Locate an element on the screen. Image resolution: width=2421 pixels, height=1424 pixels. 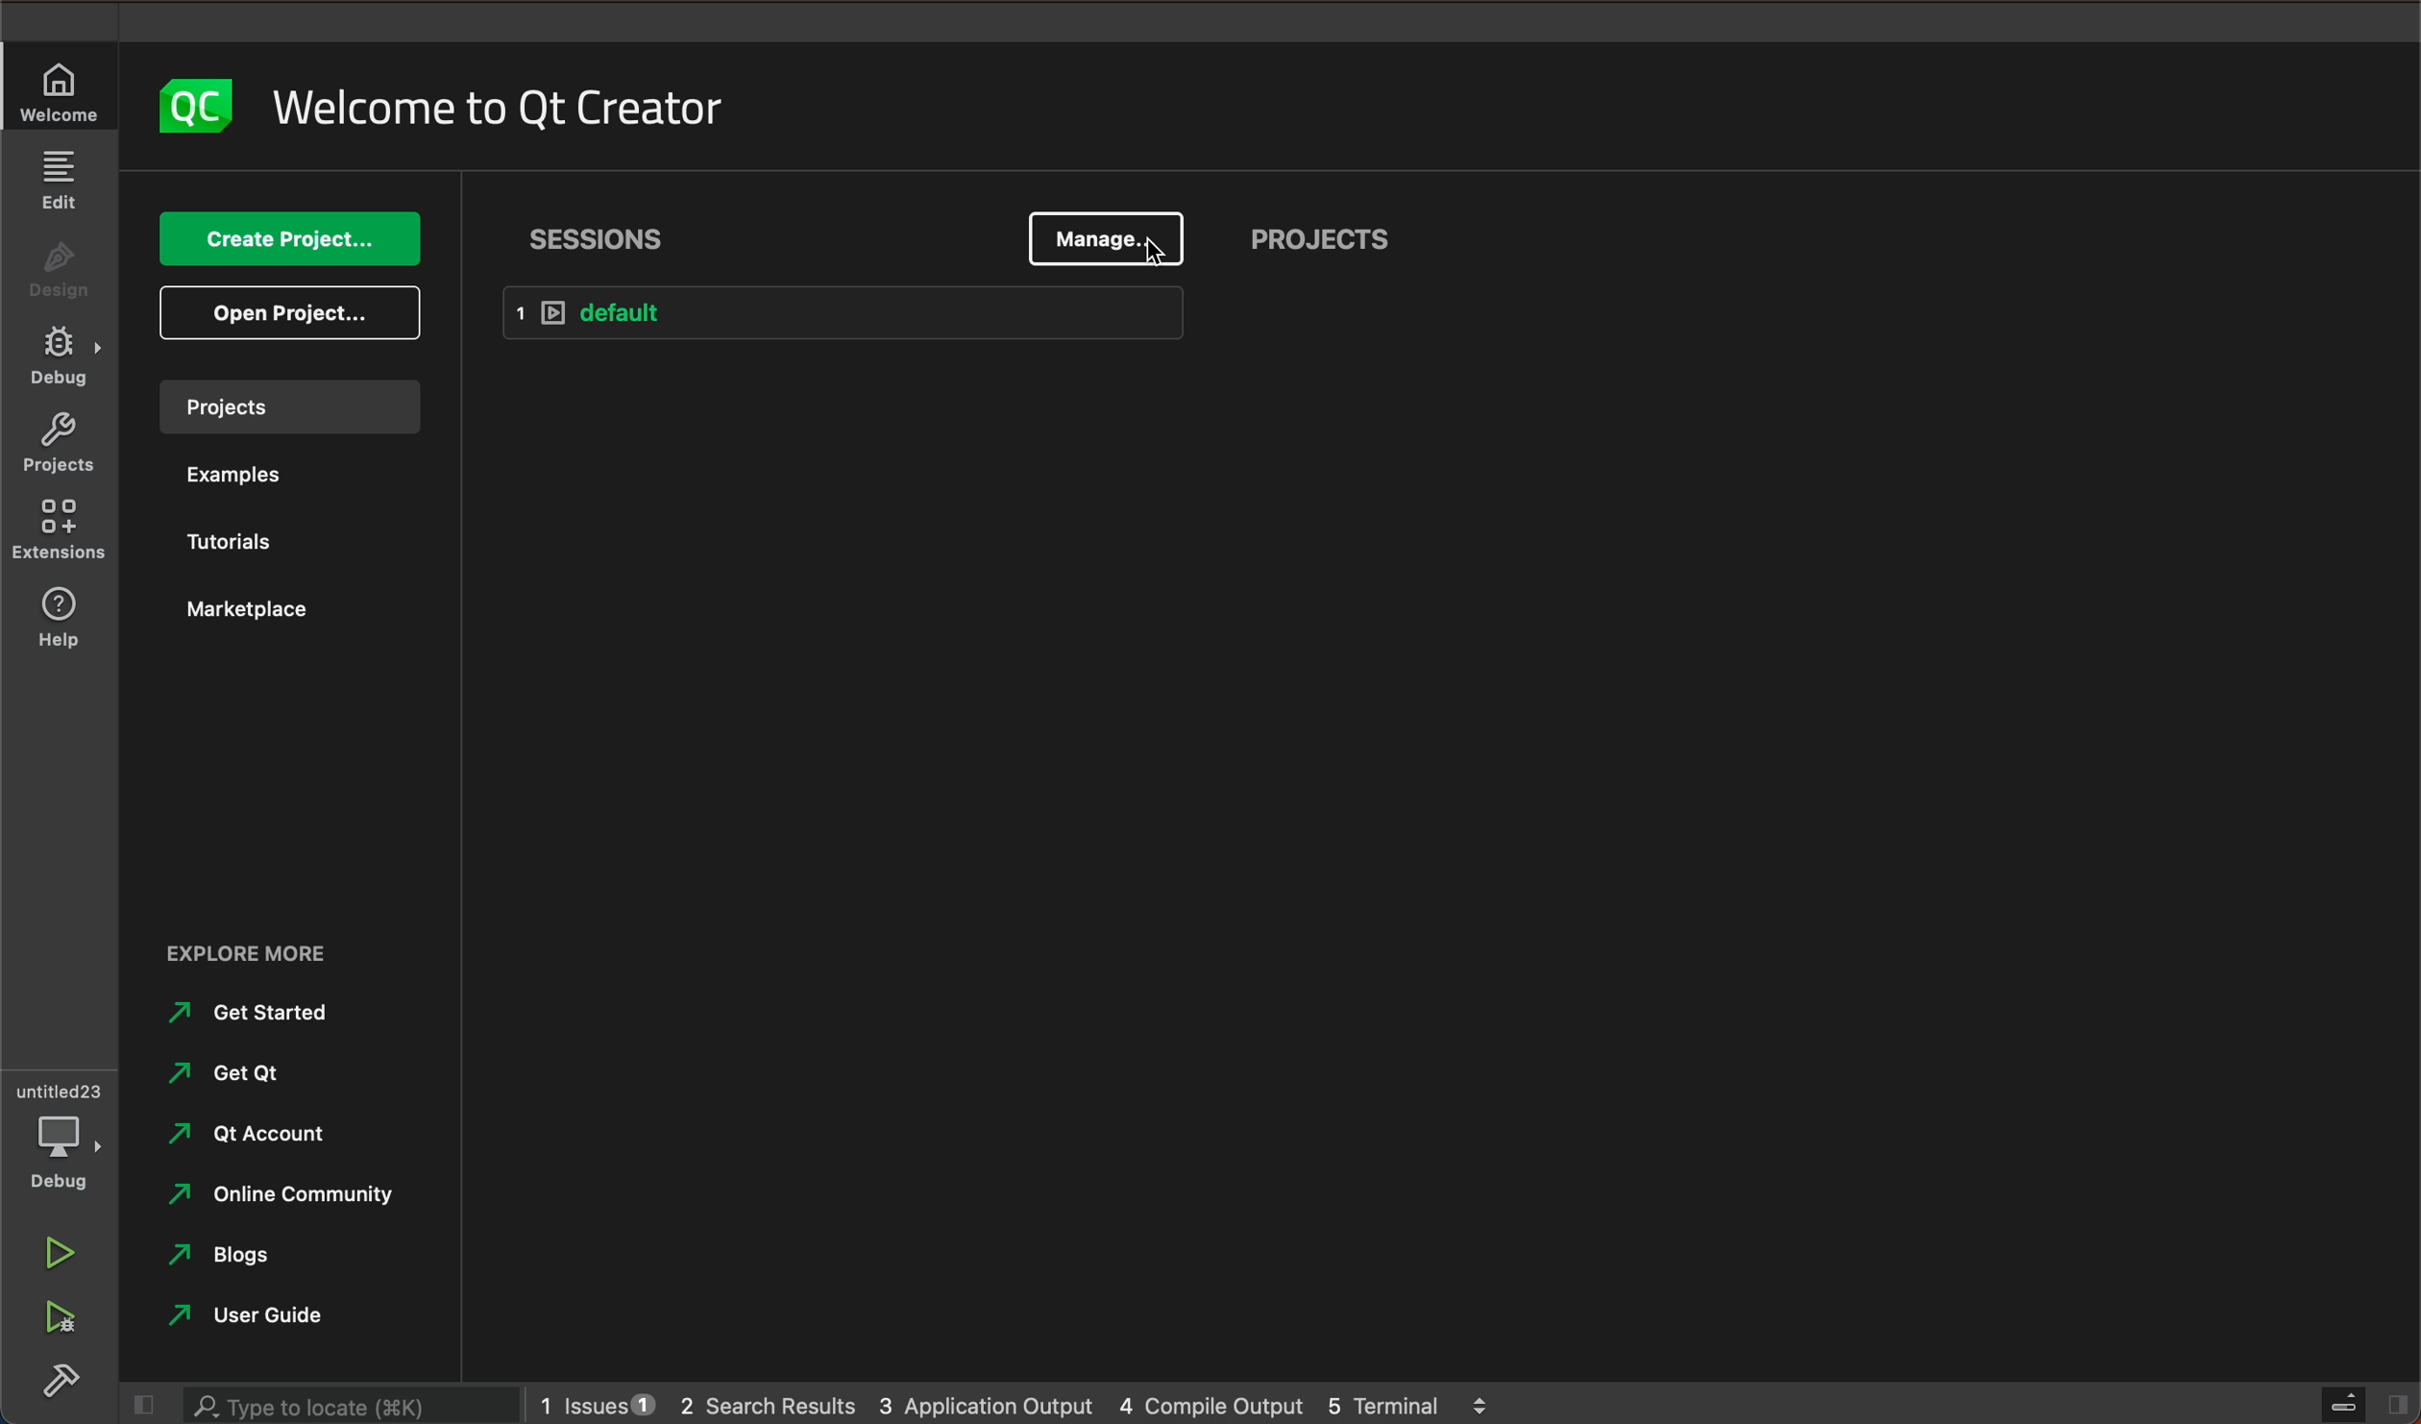
tutorials is located at coordinates (241, 546).